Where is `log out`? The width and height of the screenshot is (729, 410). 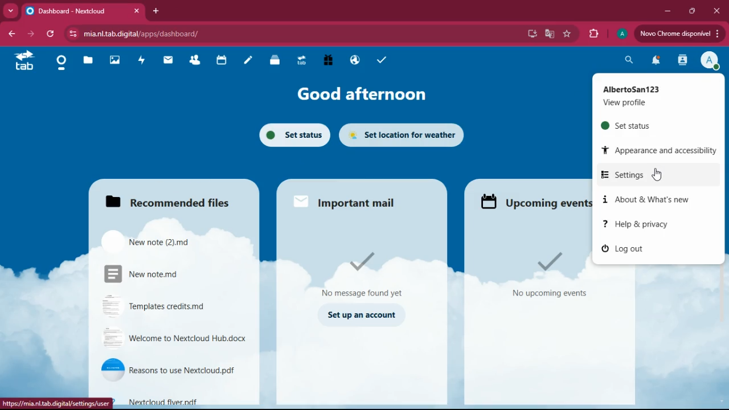 log out is located at coordinates (631, 249).